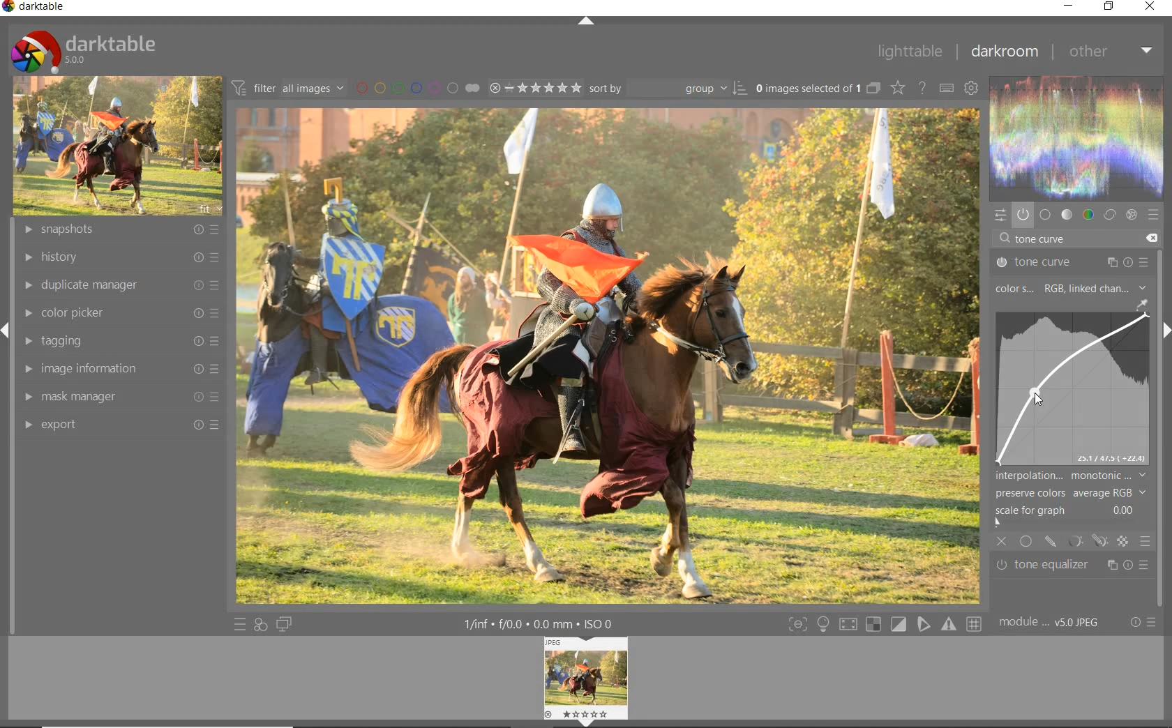  What do you see at coordinates (586, 22) in the screenshot?
I see `expand/collapse` at bounding box center [586, 22].